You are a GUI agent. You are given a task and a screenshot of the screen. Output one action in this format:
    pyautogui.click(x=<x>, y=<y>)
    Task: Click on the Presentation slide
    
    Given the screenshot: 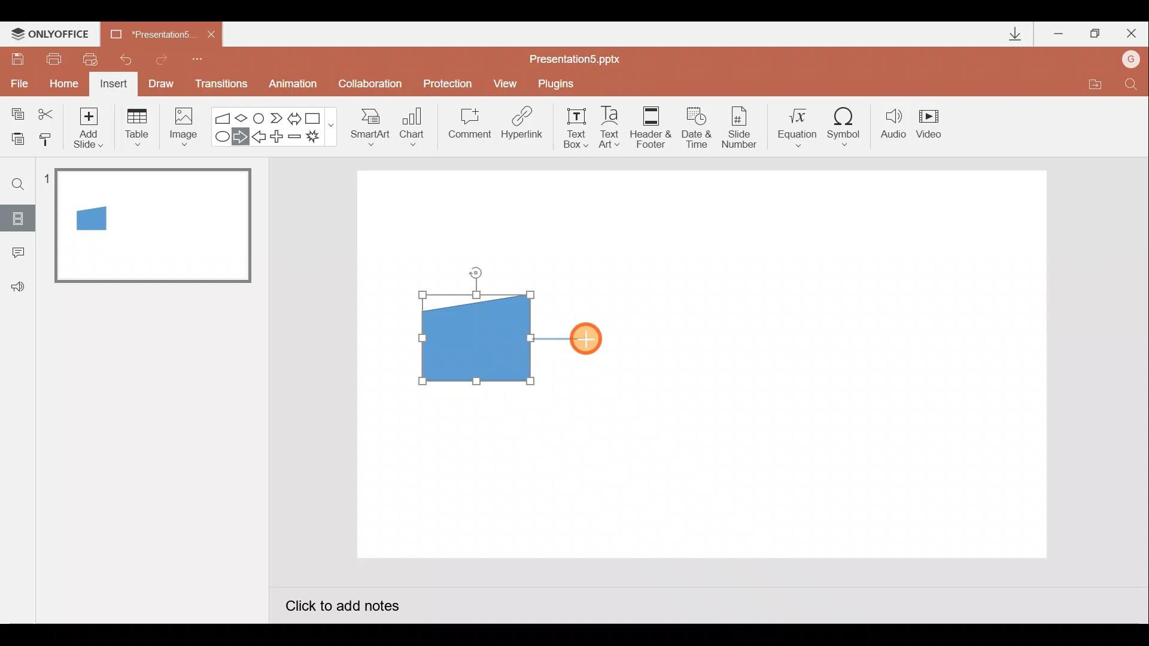 What is the action you would take?
    pyautogui.click(x=819, y=364)
    